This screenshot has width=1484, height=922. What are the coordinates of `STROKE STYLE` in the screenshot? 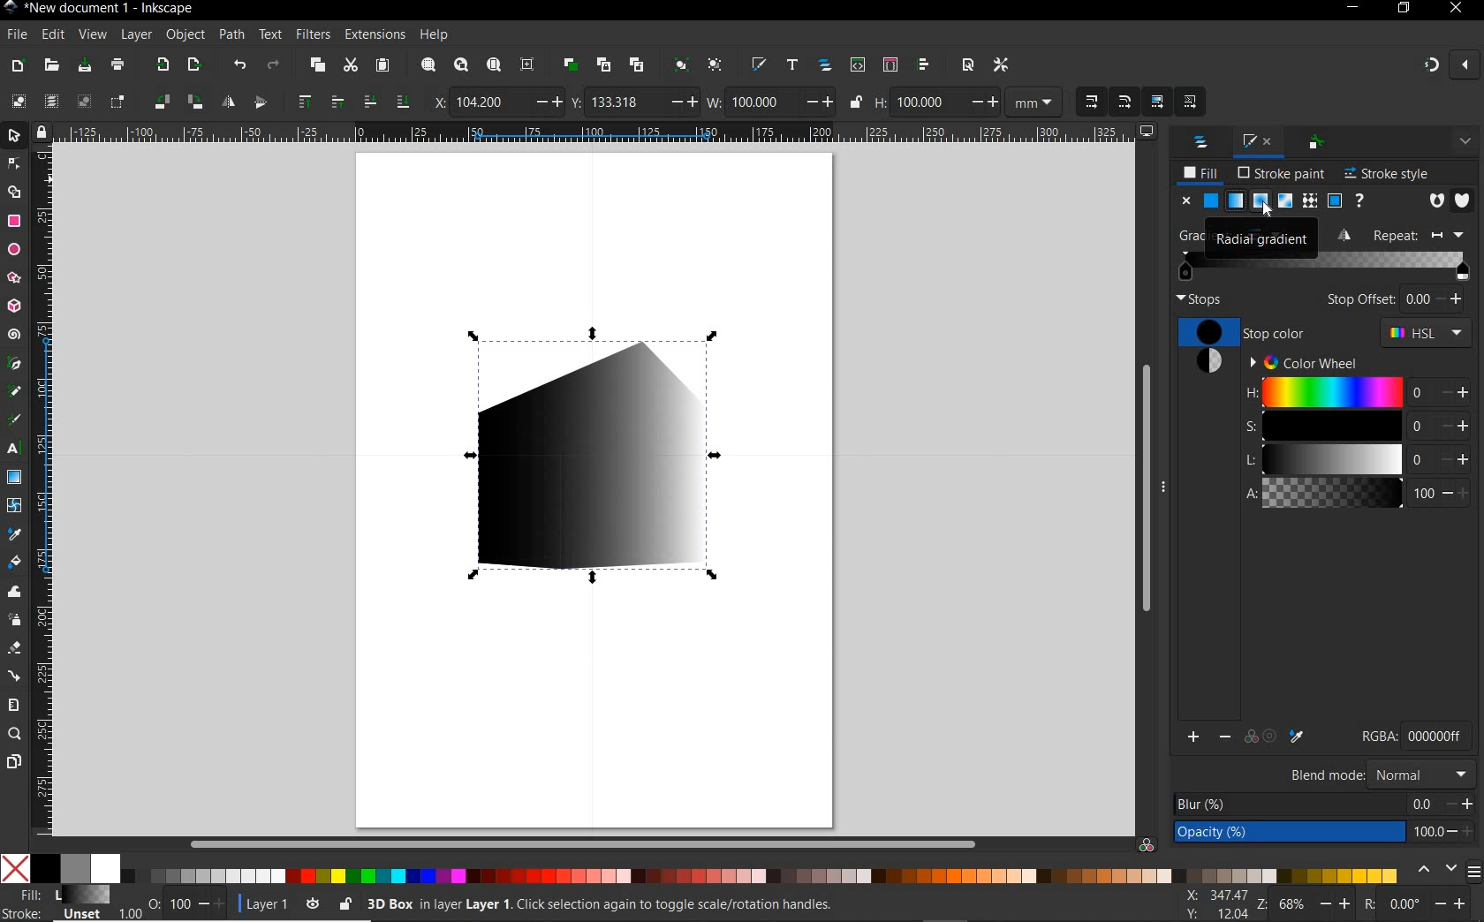 It's located at (1385, 171).